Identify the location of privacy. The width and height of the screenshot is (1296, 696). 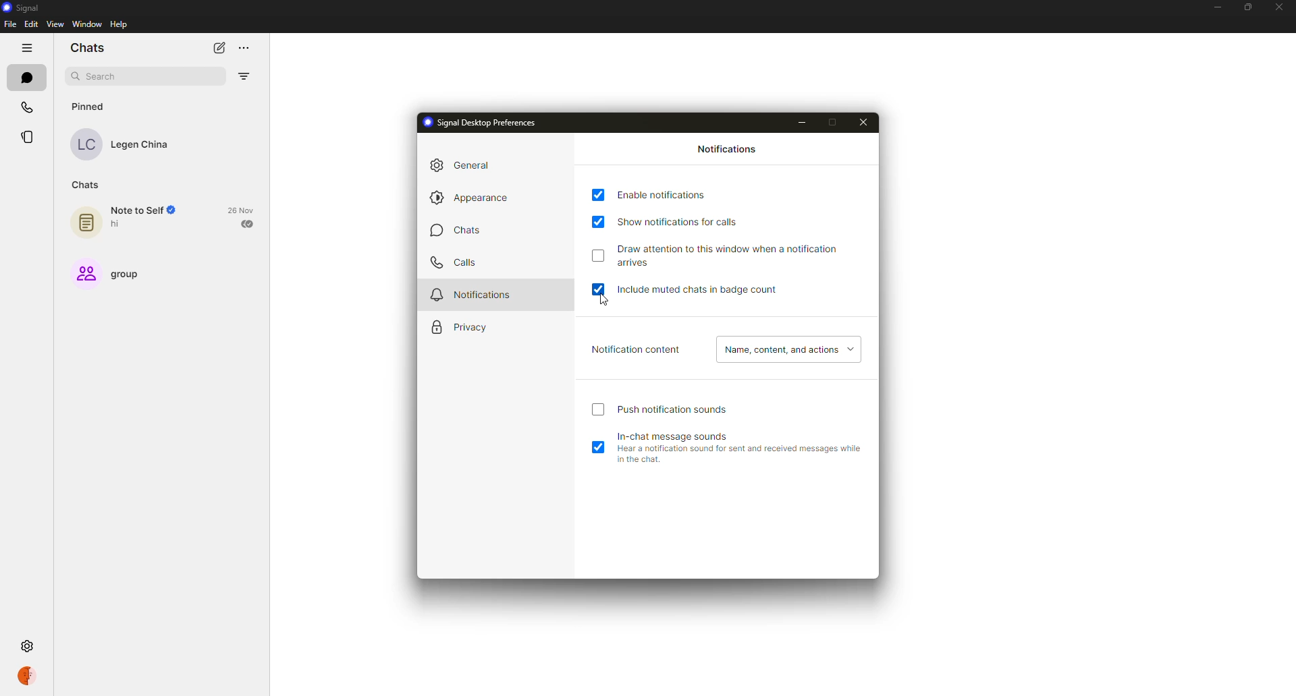
(458, 325).